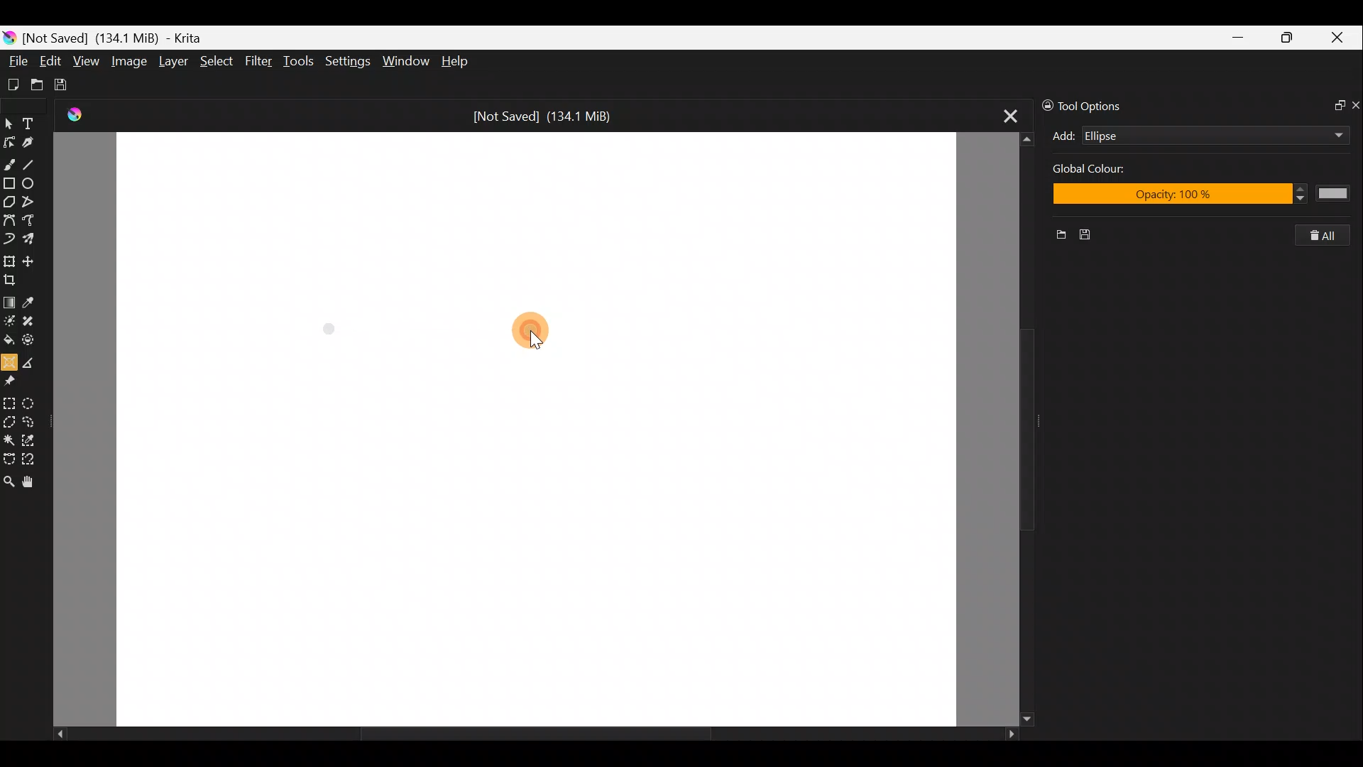 This screenshot has width=1363, height=767. What do you see at coordinates (1333, 107) in the screenshot?
I see `Float docker` at bounding box center [1333, 107].